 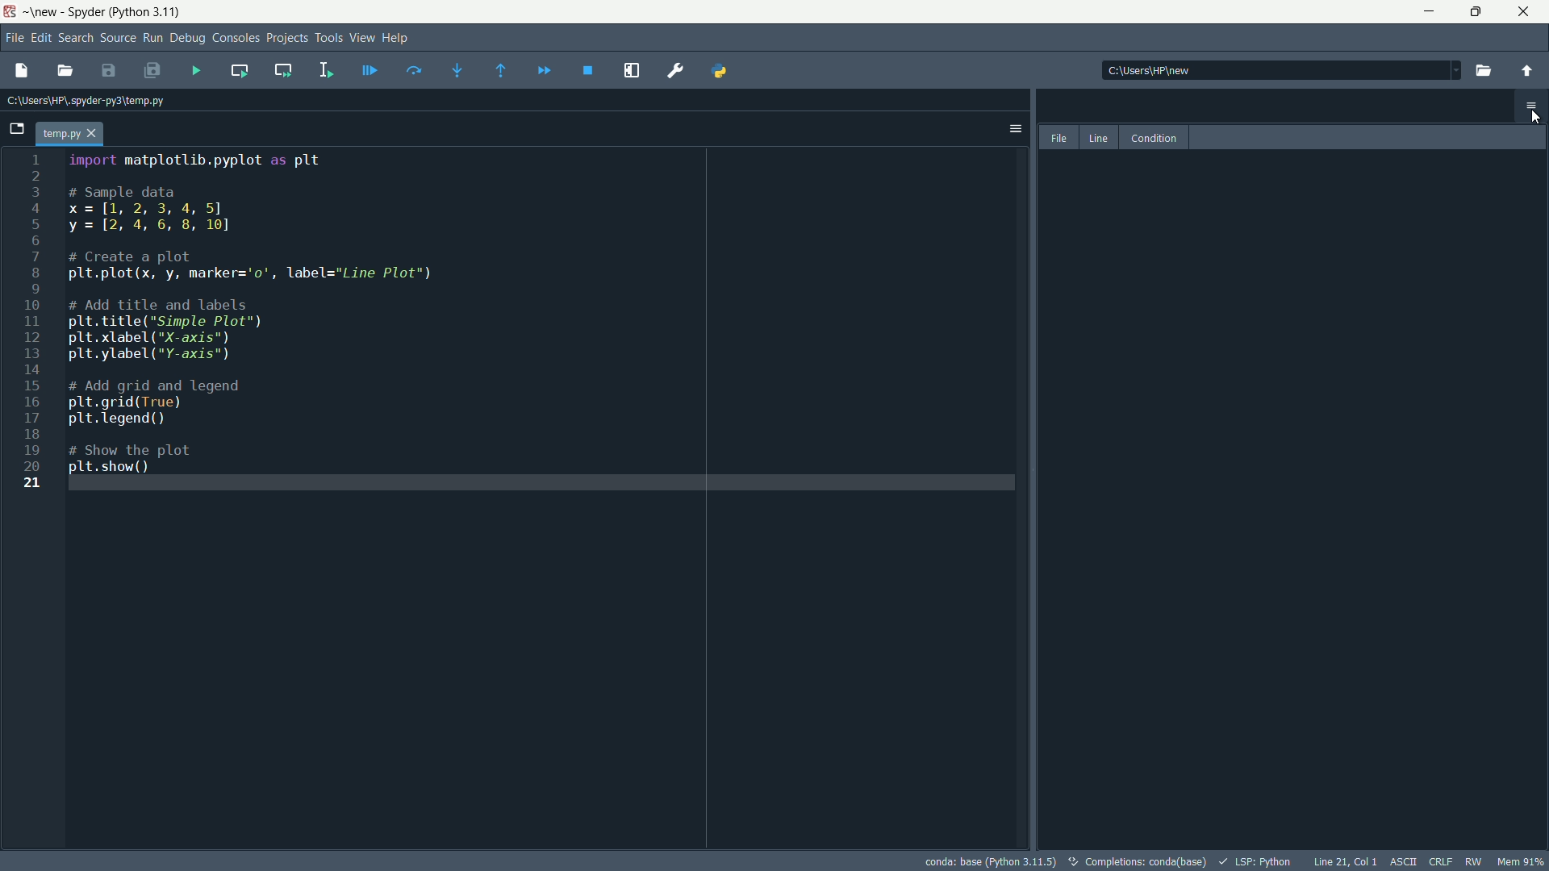 What do you see at coordinates (269, 317) in the screenshot?
I see `import matplotlib.pyplot as plt
# Sample data

x=[1, 2, 3, 4, 5]

y = [2, 4, 6, 8, 10]

# Create a plot

pLt.plot(x, y, marker='o', label="Line Plot")
# Add title and labels

lt. title(*Simple Plot")

Lt. xlabel ("X-axis")

pLt.ylabel ("Y-axis")

# Add grid and legend

lt. grid(True)

lt. legend ()

# Show the plot

p1t. show()` at bounding box center [269, 317].